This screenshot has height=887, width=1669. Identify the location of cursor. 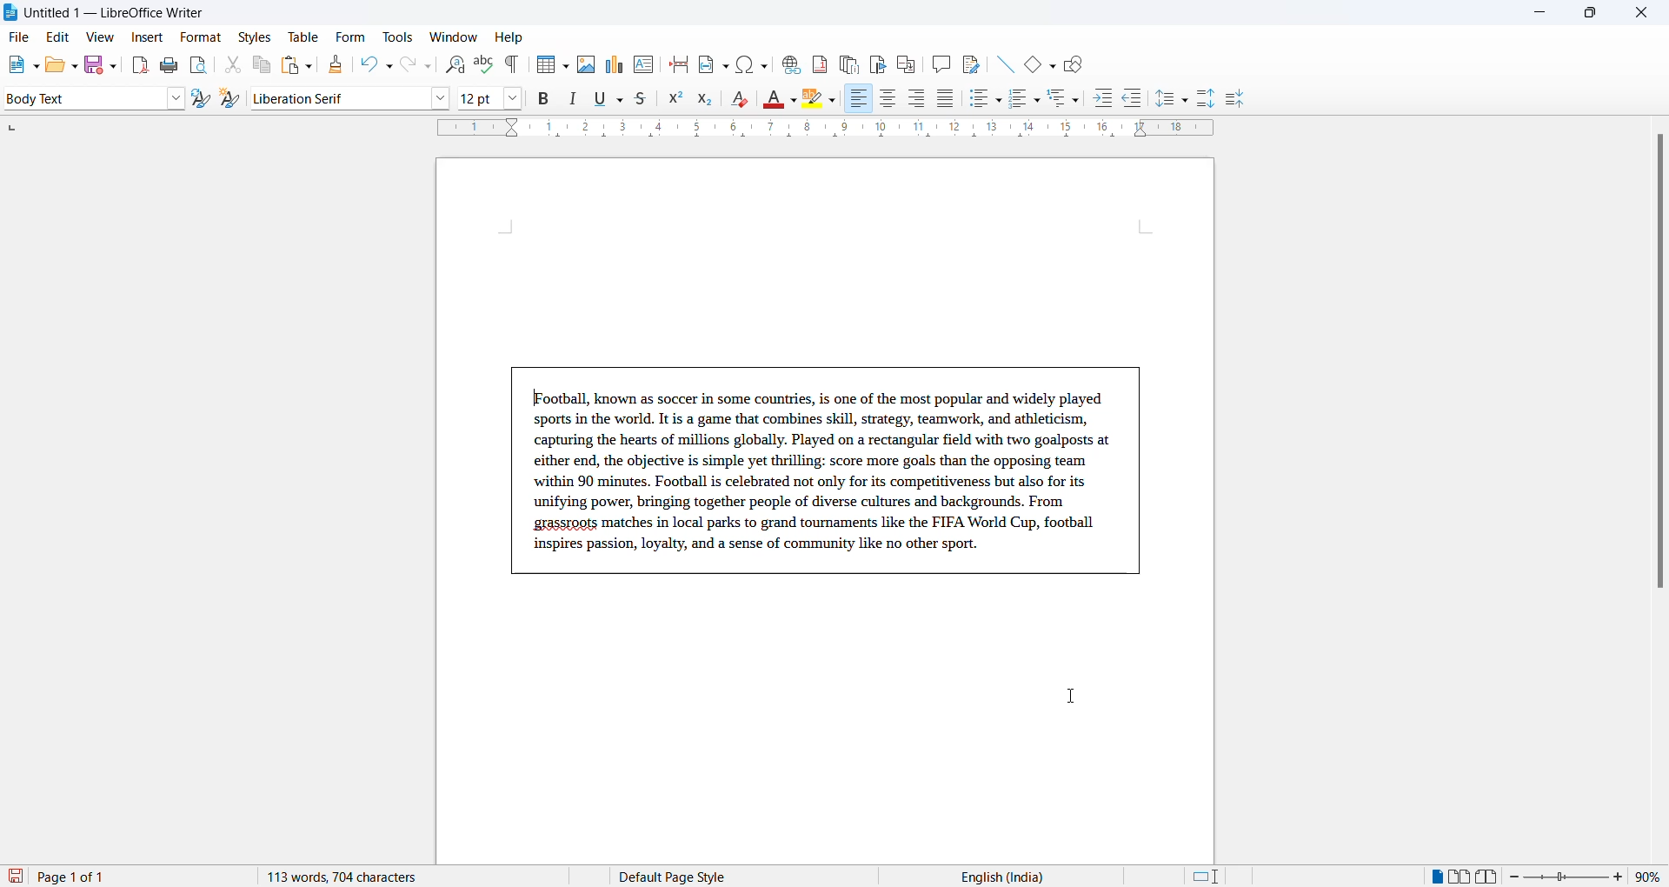
(1078, 699).